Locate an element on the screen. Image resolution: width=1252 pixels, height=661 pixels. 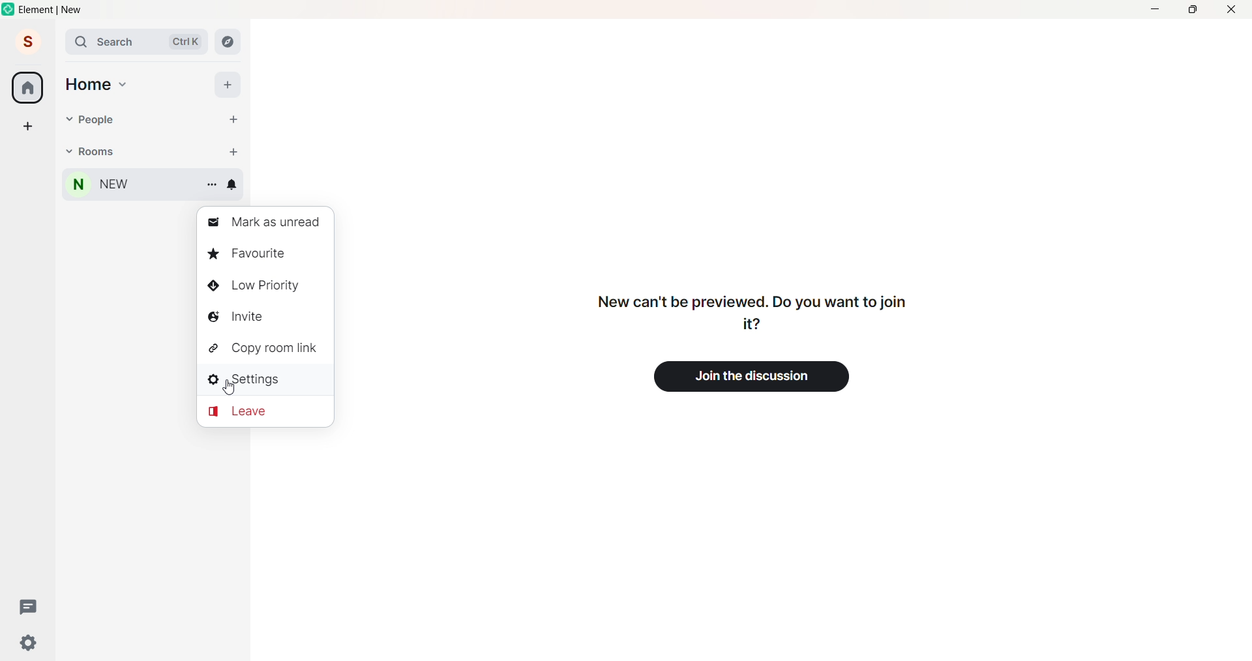
threads is located at coordinates (33, 609).